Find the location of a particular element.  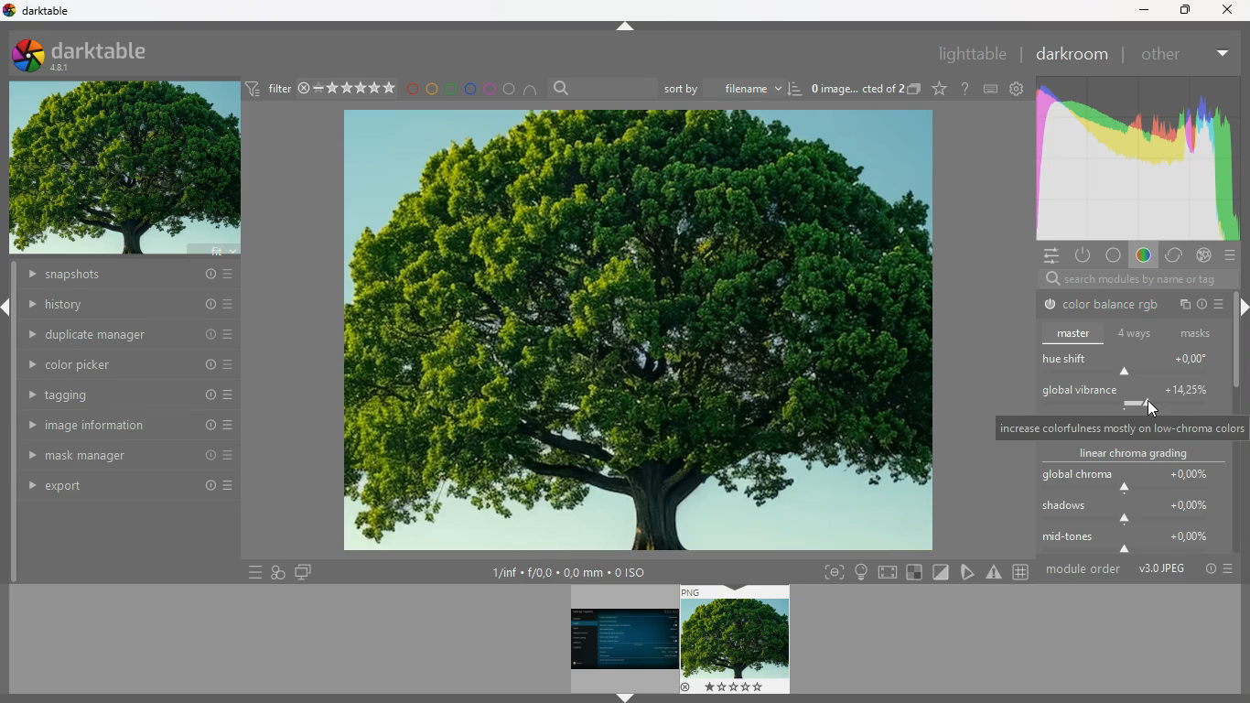

image information is located at coordinates (130, 426).